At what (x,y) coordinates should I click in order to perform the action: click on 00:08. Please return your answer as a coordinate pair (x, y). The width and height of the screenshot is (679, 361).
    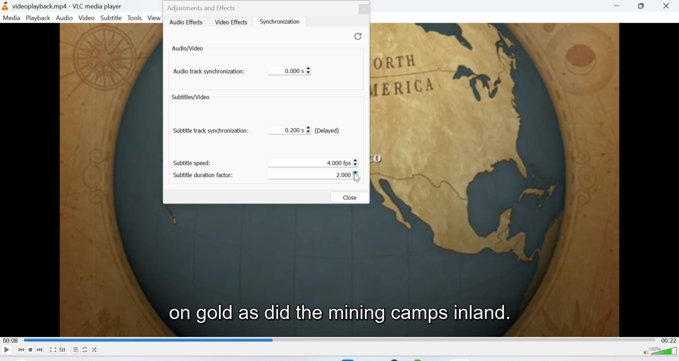
    Looking at the image, I should click on (11, 341).